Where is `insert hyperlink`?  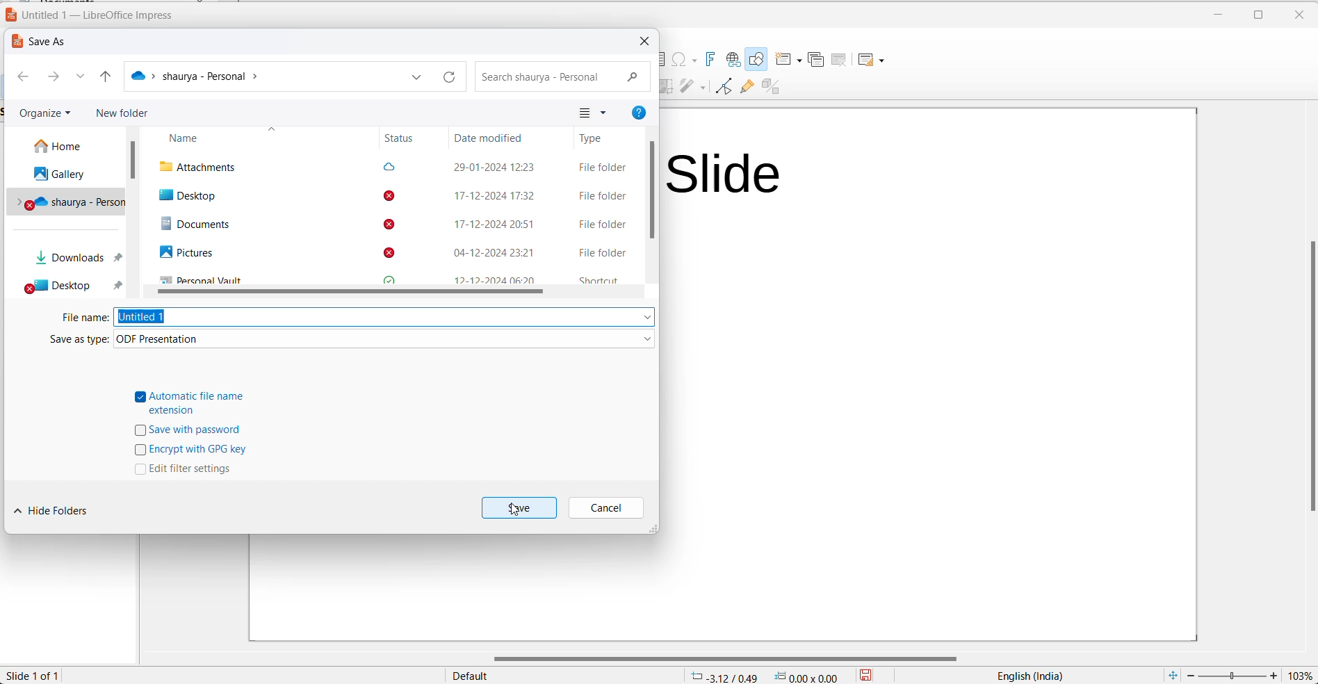
insert hyperlink is located at coordinates (733, 60).